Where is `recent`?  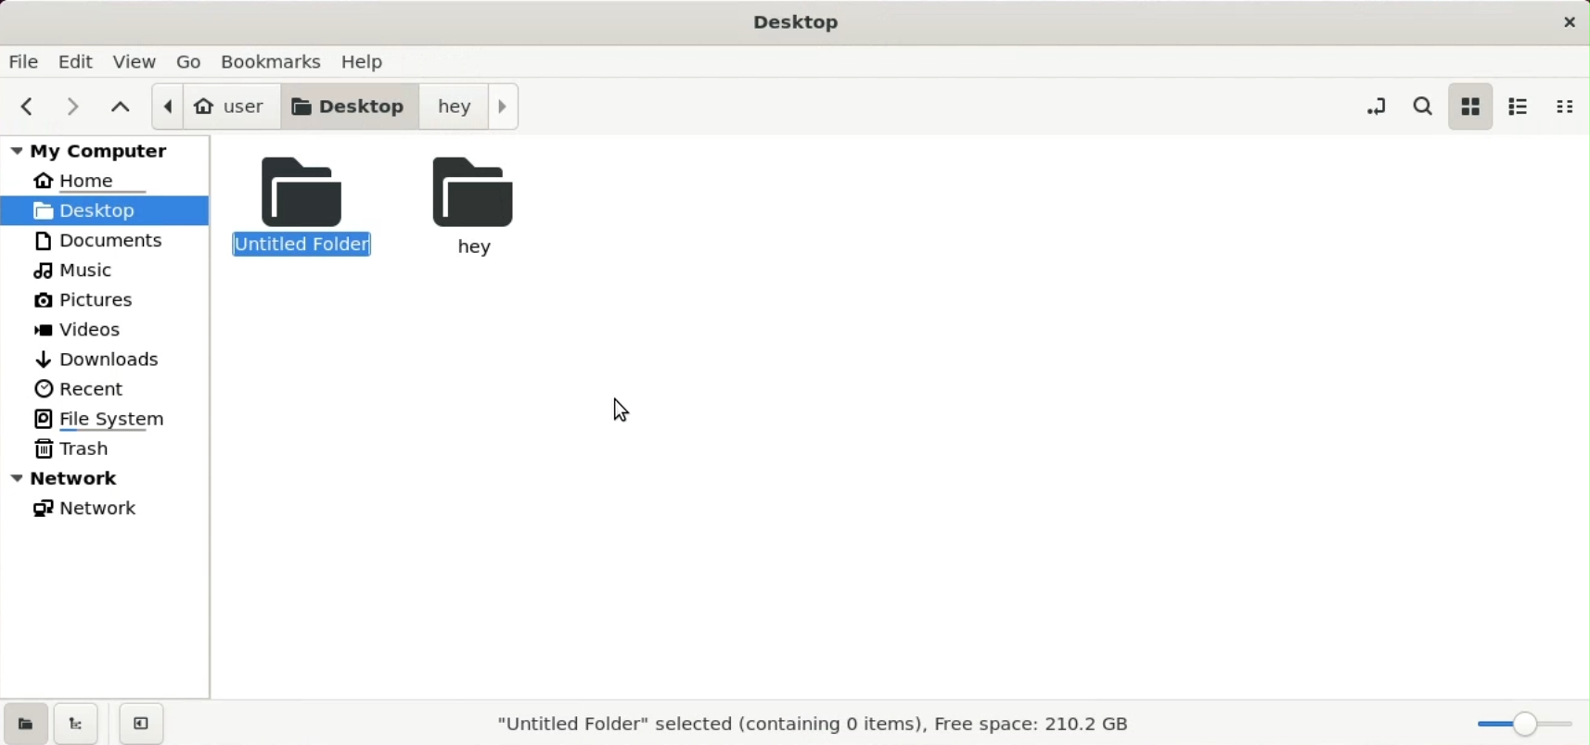
recent is located at coordinates (90, 387).